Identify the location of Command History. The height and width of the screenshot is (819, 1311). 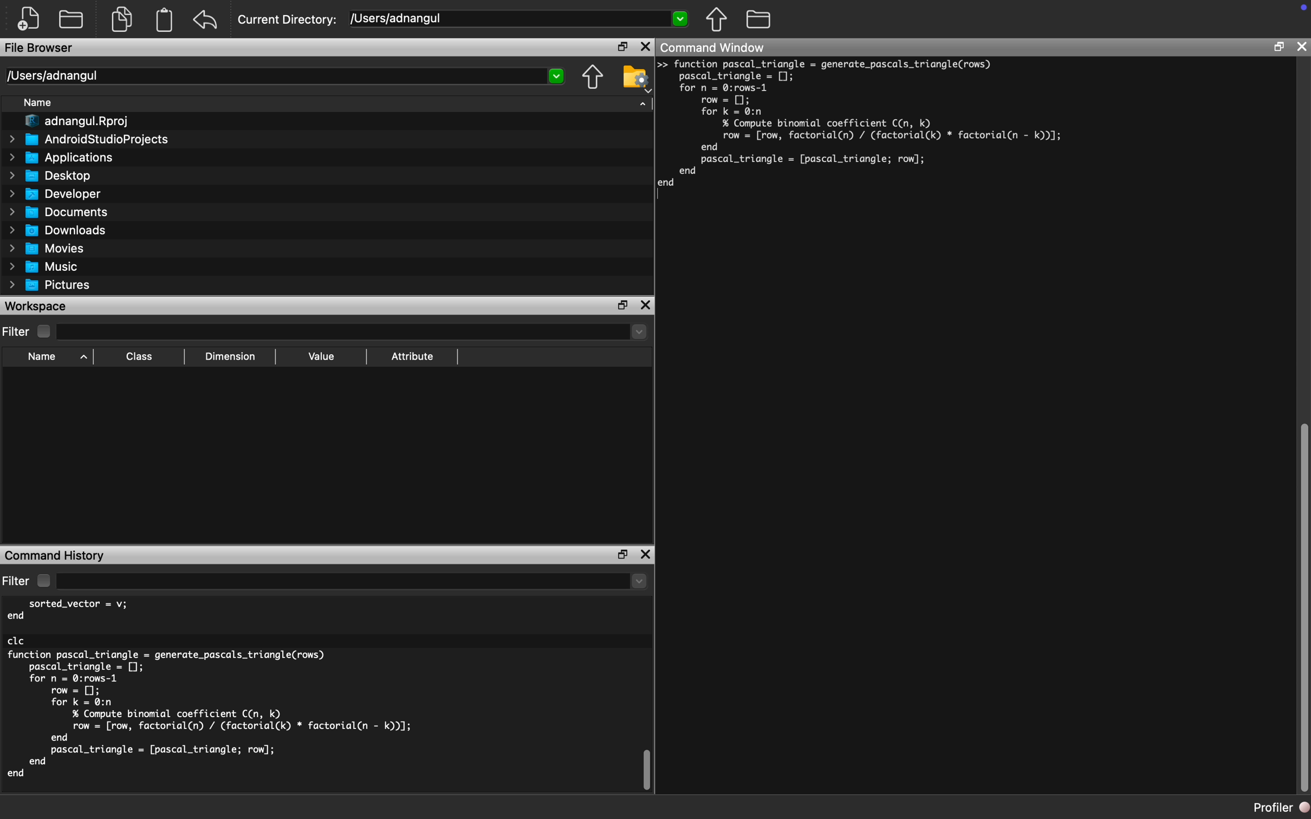
(56, 555).